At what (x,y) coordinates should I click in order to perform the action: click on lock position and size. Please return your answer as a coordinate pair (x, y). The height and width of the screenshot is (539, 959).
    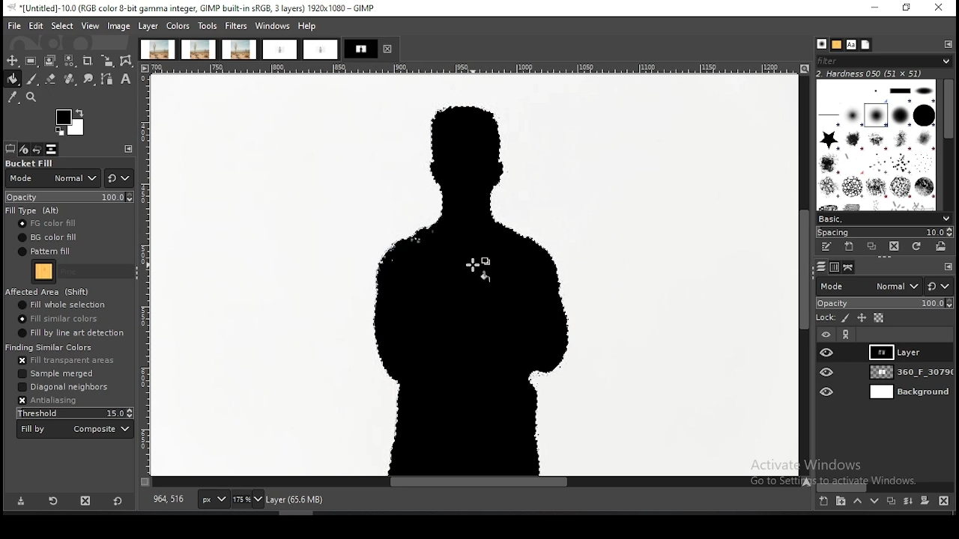
    Looking at the image, I should click on (861, 319).